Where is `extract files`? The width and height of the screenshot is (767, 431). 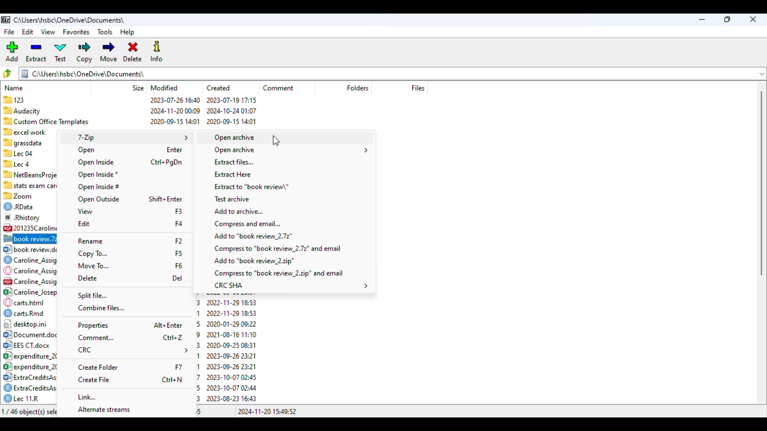 extract files is located at coordinates (233, 162).